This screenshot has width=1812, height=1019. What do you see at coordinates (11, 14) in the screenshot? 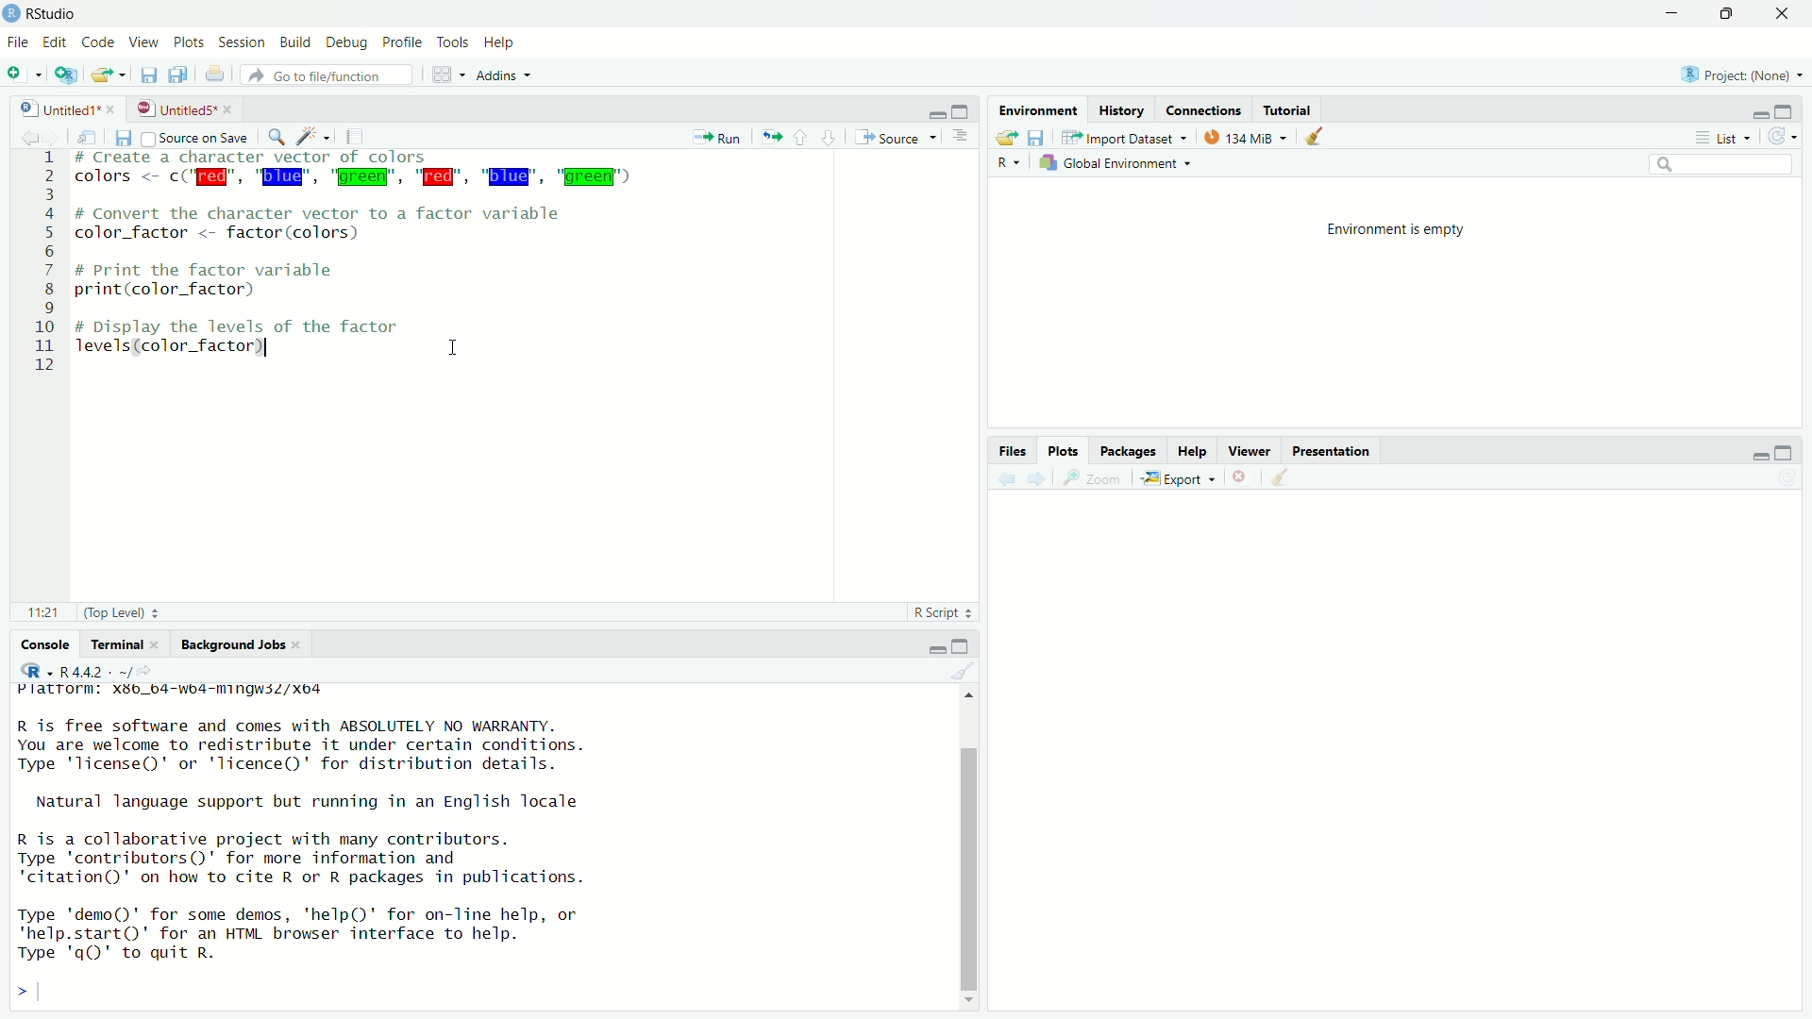
I see `logo` at bounding box center [11, 14].